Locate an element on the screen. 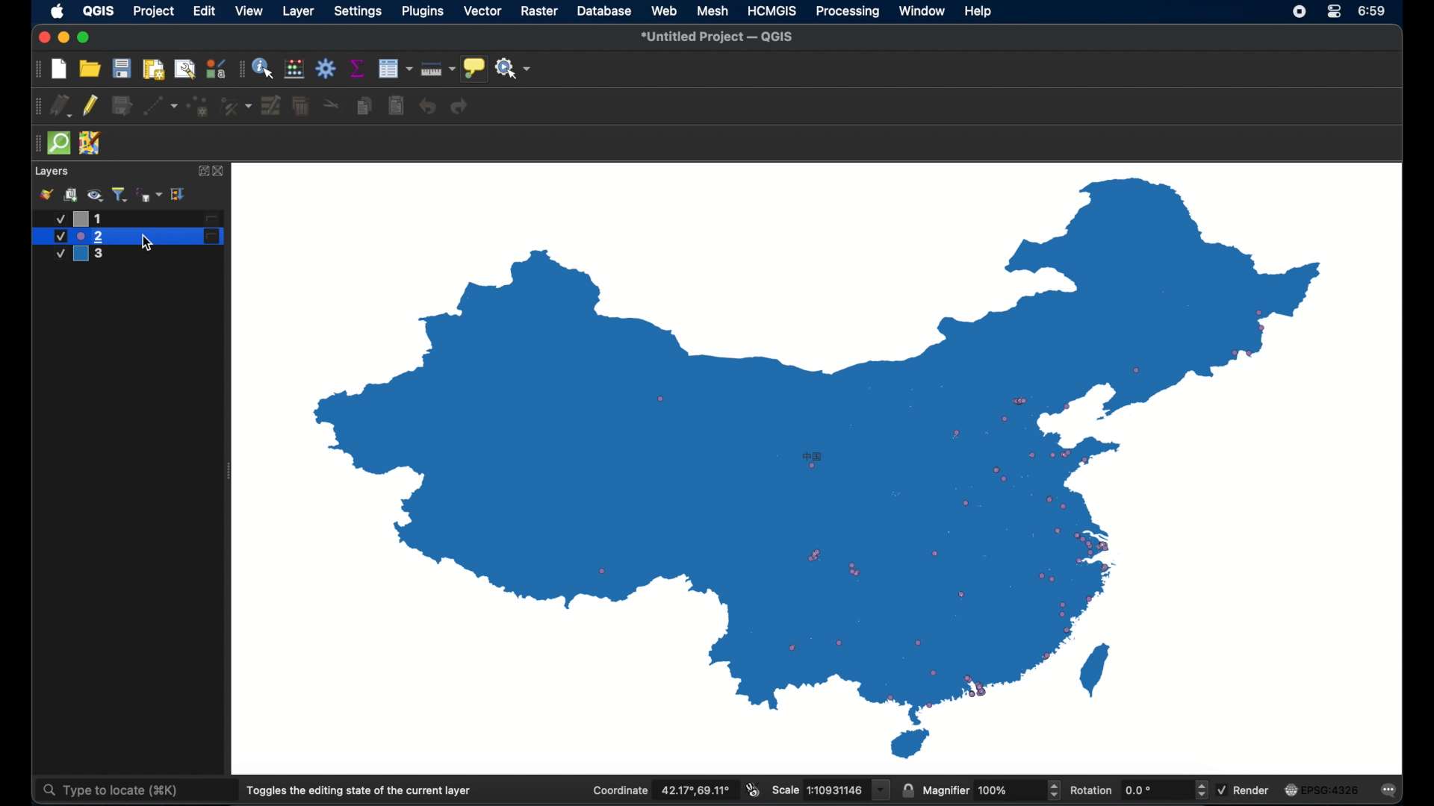  drag handle is located at coordinates (241, 68).